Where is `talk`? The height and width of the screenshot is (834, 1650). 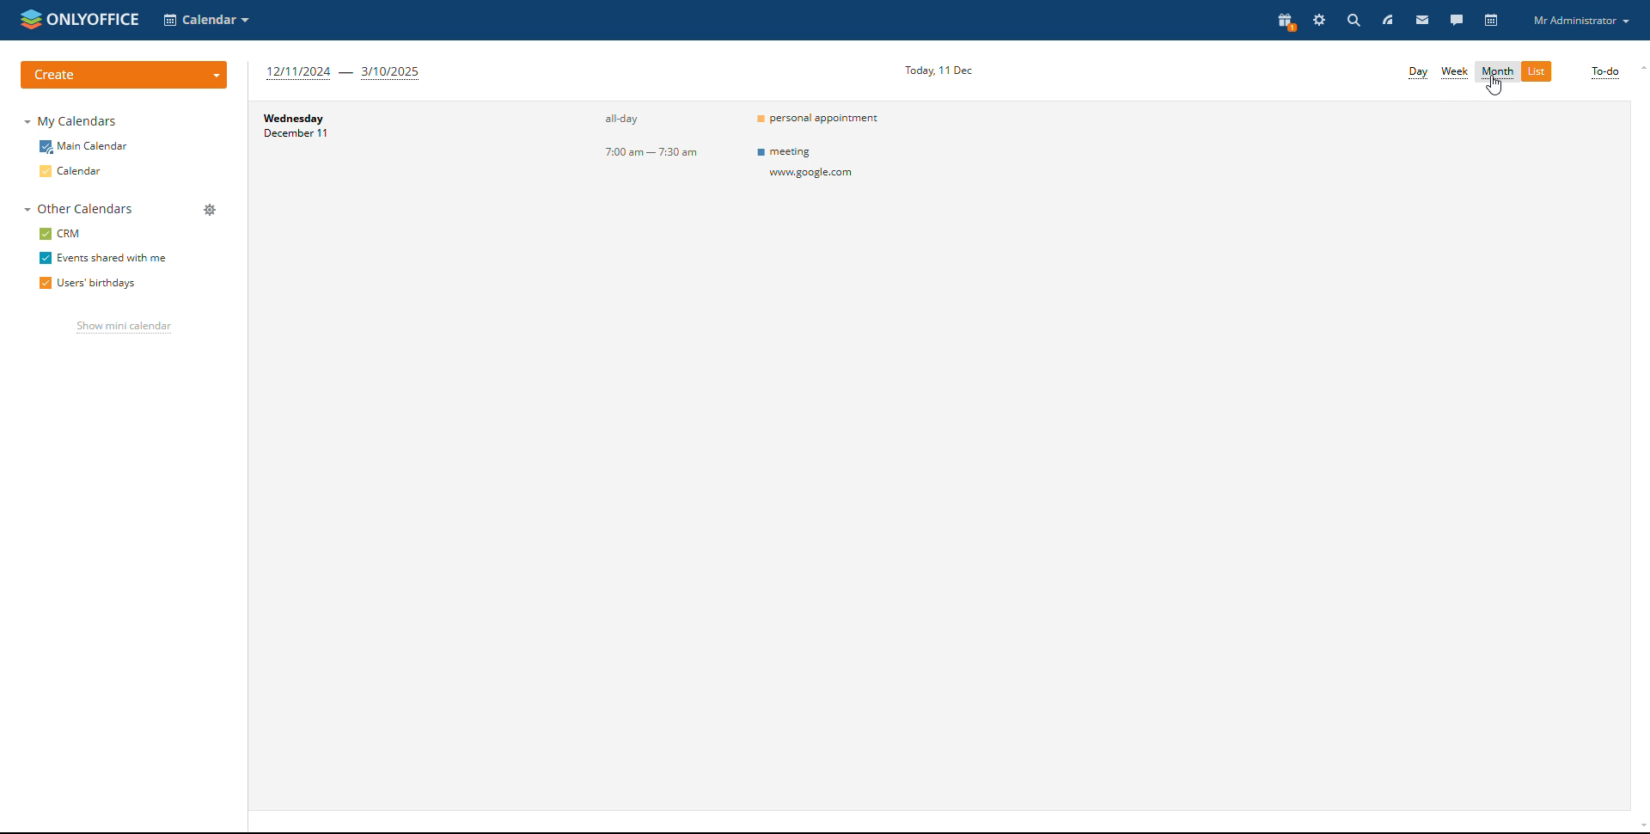 talk is located at coordinates (1457, 19).